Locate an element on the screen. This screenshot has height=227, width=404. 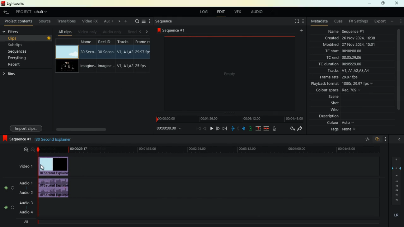
close is located at coordinates (398, 3).